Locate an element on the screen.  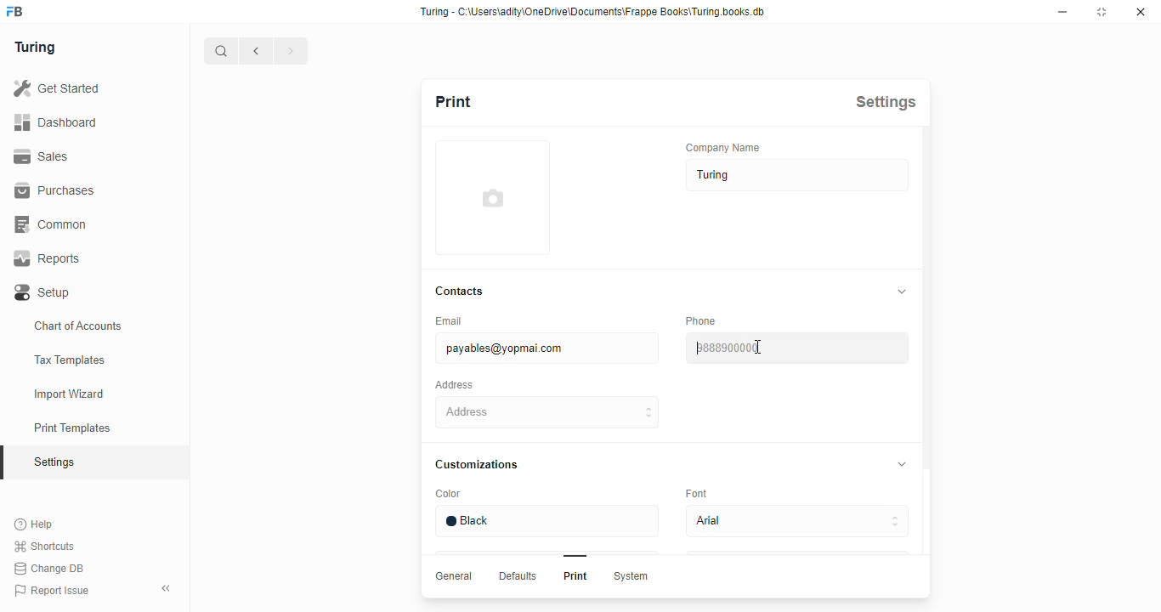
collapse is located at coordinates (898, 464).